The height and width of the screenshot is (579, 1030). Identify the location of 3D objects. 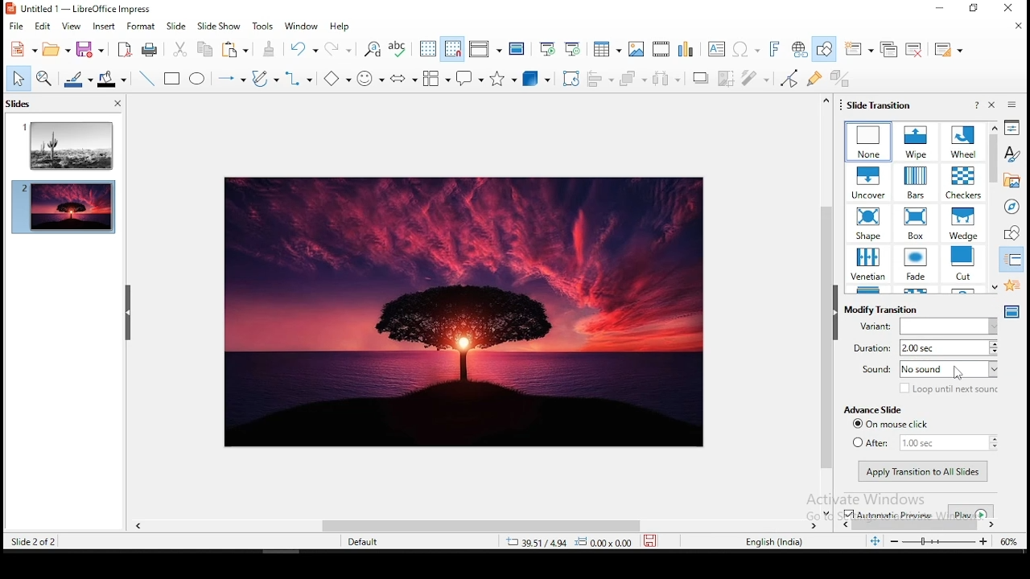
(534, 80).